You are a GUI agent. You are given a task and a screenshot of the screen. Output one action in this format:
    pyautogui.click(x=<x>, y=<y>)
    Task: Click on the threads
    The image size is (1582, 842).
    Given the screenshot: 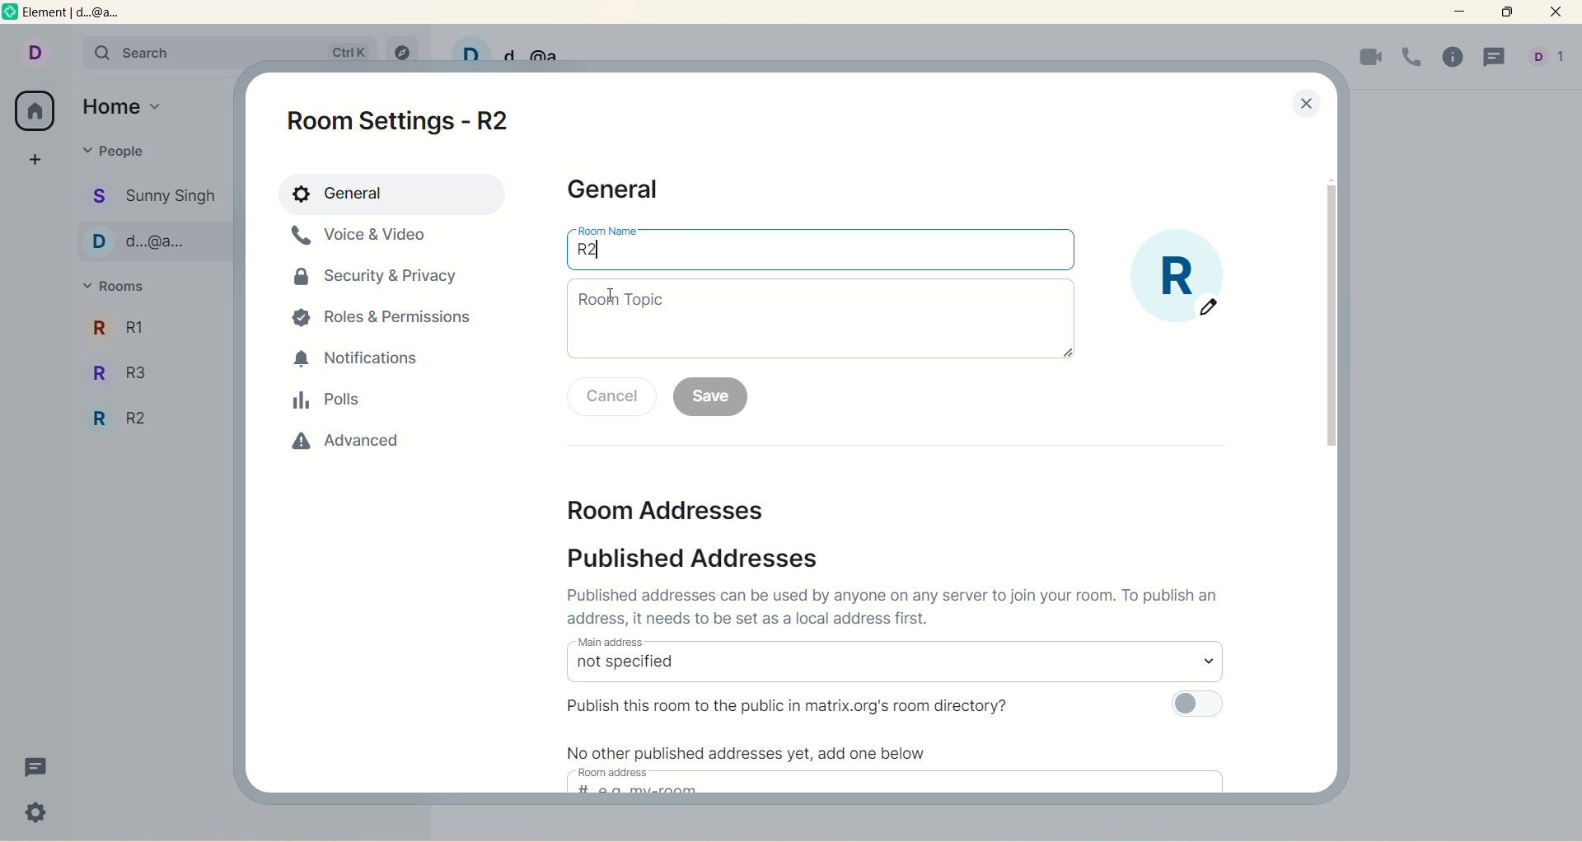 What is the action you would take?
    pyautogui.click(x=36, y=769)
    